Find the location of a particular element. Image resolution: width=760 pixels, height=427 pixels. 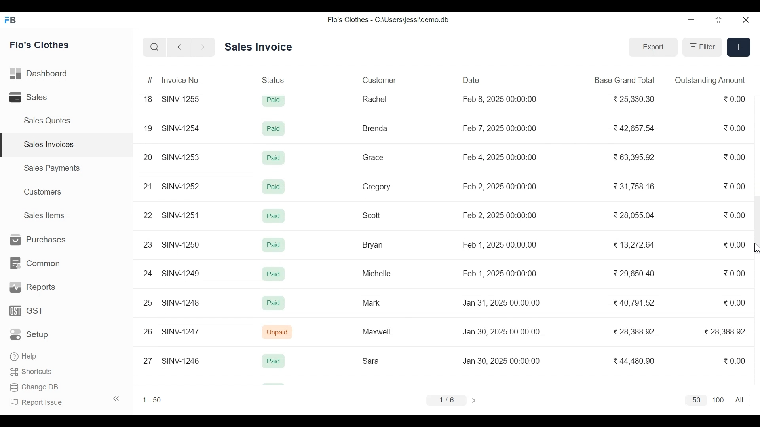

Sales Payments is located at coordinates (52, 168).